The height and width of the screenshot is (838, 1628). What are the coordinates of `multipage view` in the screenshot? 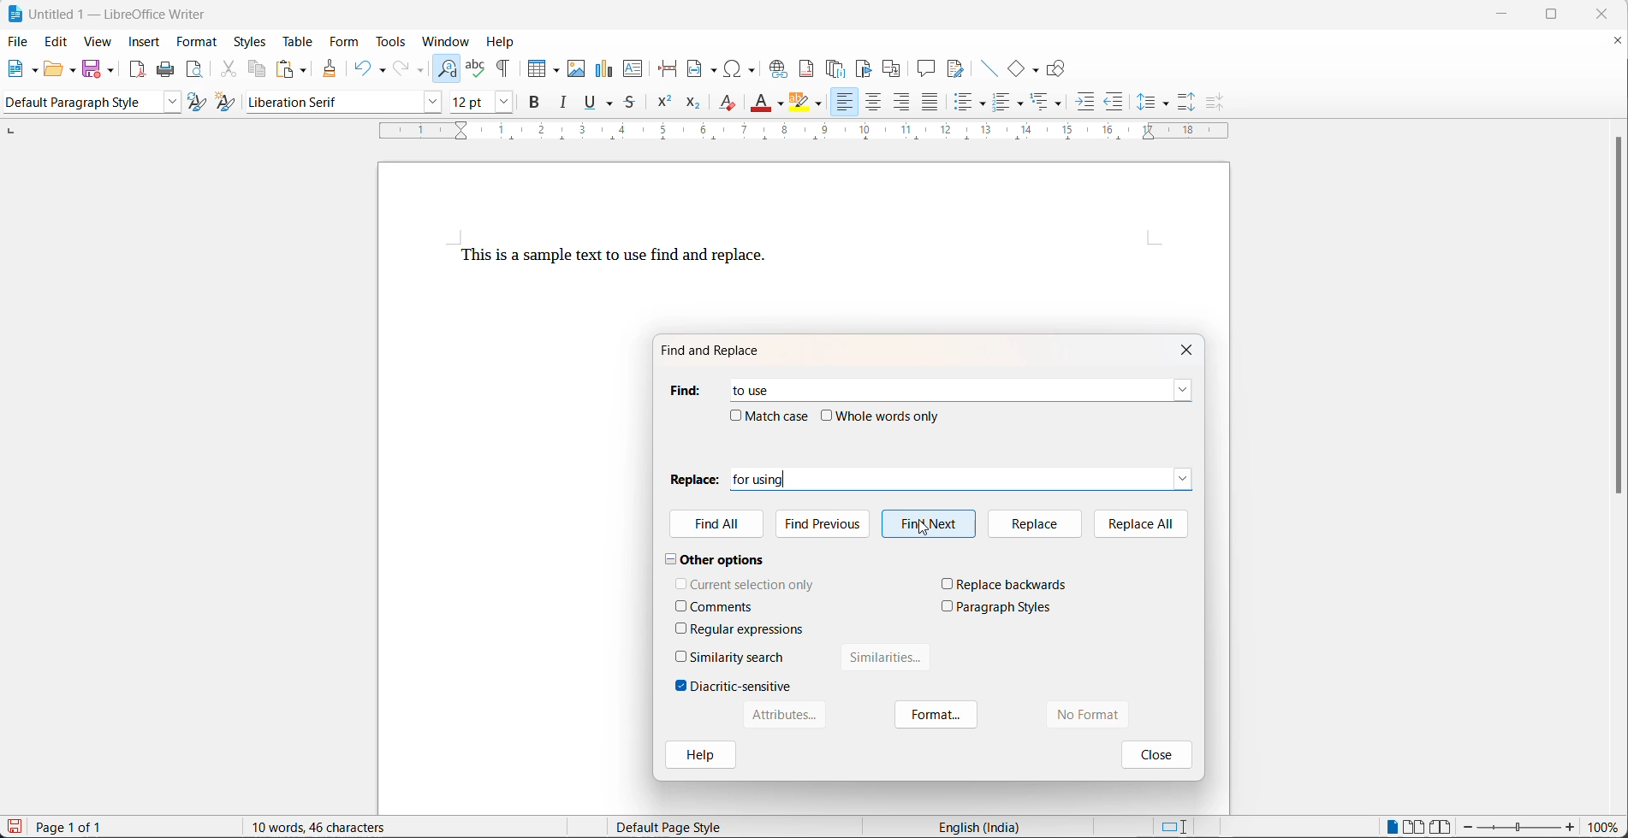 It's located at (1413, 826).